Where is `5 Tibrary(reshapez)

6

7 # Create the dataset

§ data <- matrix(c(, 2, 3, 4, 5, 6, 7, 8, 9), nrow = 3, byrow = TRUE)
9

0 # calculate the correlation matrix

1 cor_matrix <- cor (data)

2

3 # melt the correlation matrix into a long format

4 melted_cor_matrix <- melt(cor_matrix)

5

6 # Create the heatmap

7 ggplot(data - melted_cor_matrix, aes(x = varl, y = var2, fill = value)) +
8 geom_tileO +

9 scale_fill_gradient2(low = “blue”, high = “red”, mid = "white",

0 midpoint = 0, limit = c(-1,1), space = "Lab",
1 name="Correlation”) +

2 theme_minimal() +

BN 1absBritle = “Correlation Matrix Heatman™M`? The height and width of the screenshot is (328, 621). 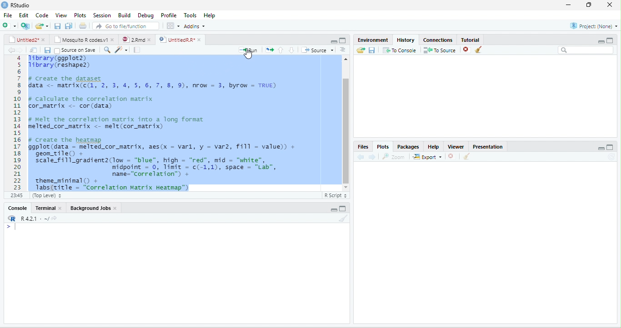 5 Tibrary(reshapez)

6

7 # Create the dataset

§ data <- matrix(c(, 2, 3, 4, 5, 6, 7, 8, 9), nrow = 3, byrow = TRUE)
9

0 # calculate the correlation matrix

1 cor_matrix <- cor (data)

2

3 # melt the correlation matrix into a long format

4 melted_cor_matrix <- melt(cor_matrix)

5

6 # Create the heatmap

7 ggplot(data - melted_cor_matrix, aes(x = varl, y = var2, fill = value)) +
8 geom_tileO +

9 scale_fill_gradient2(low = “blue”, high = “red”, mid = "white",

0 midpoint = 0, limit = c(-1,1), space = "Lab",
1 name="Correlation”) +

2 theme_minimal() +

BN 1absBritle = “Correlation Matrix Heatman™M is located at coordinates (166, 122).